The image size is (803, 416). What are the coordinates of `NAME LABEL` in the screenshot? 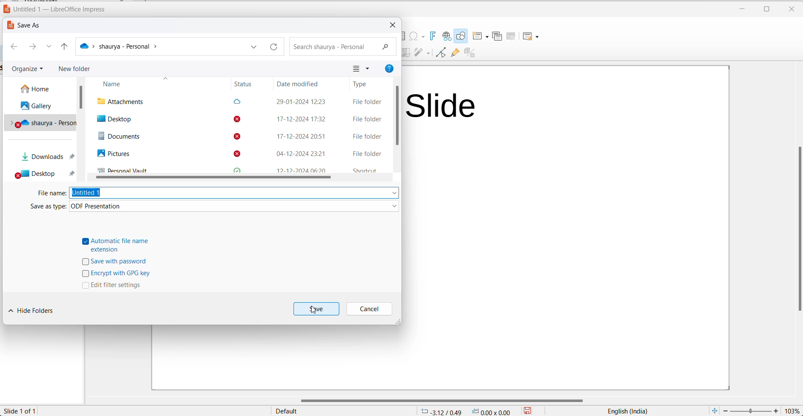 It's located at (155, 83).